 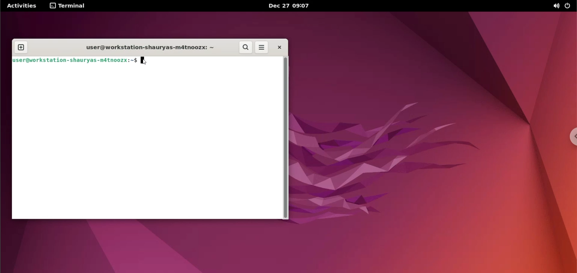 I want to click on mouse pointer, so click(x=144, y=62).